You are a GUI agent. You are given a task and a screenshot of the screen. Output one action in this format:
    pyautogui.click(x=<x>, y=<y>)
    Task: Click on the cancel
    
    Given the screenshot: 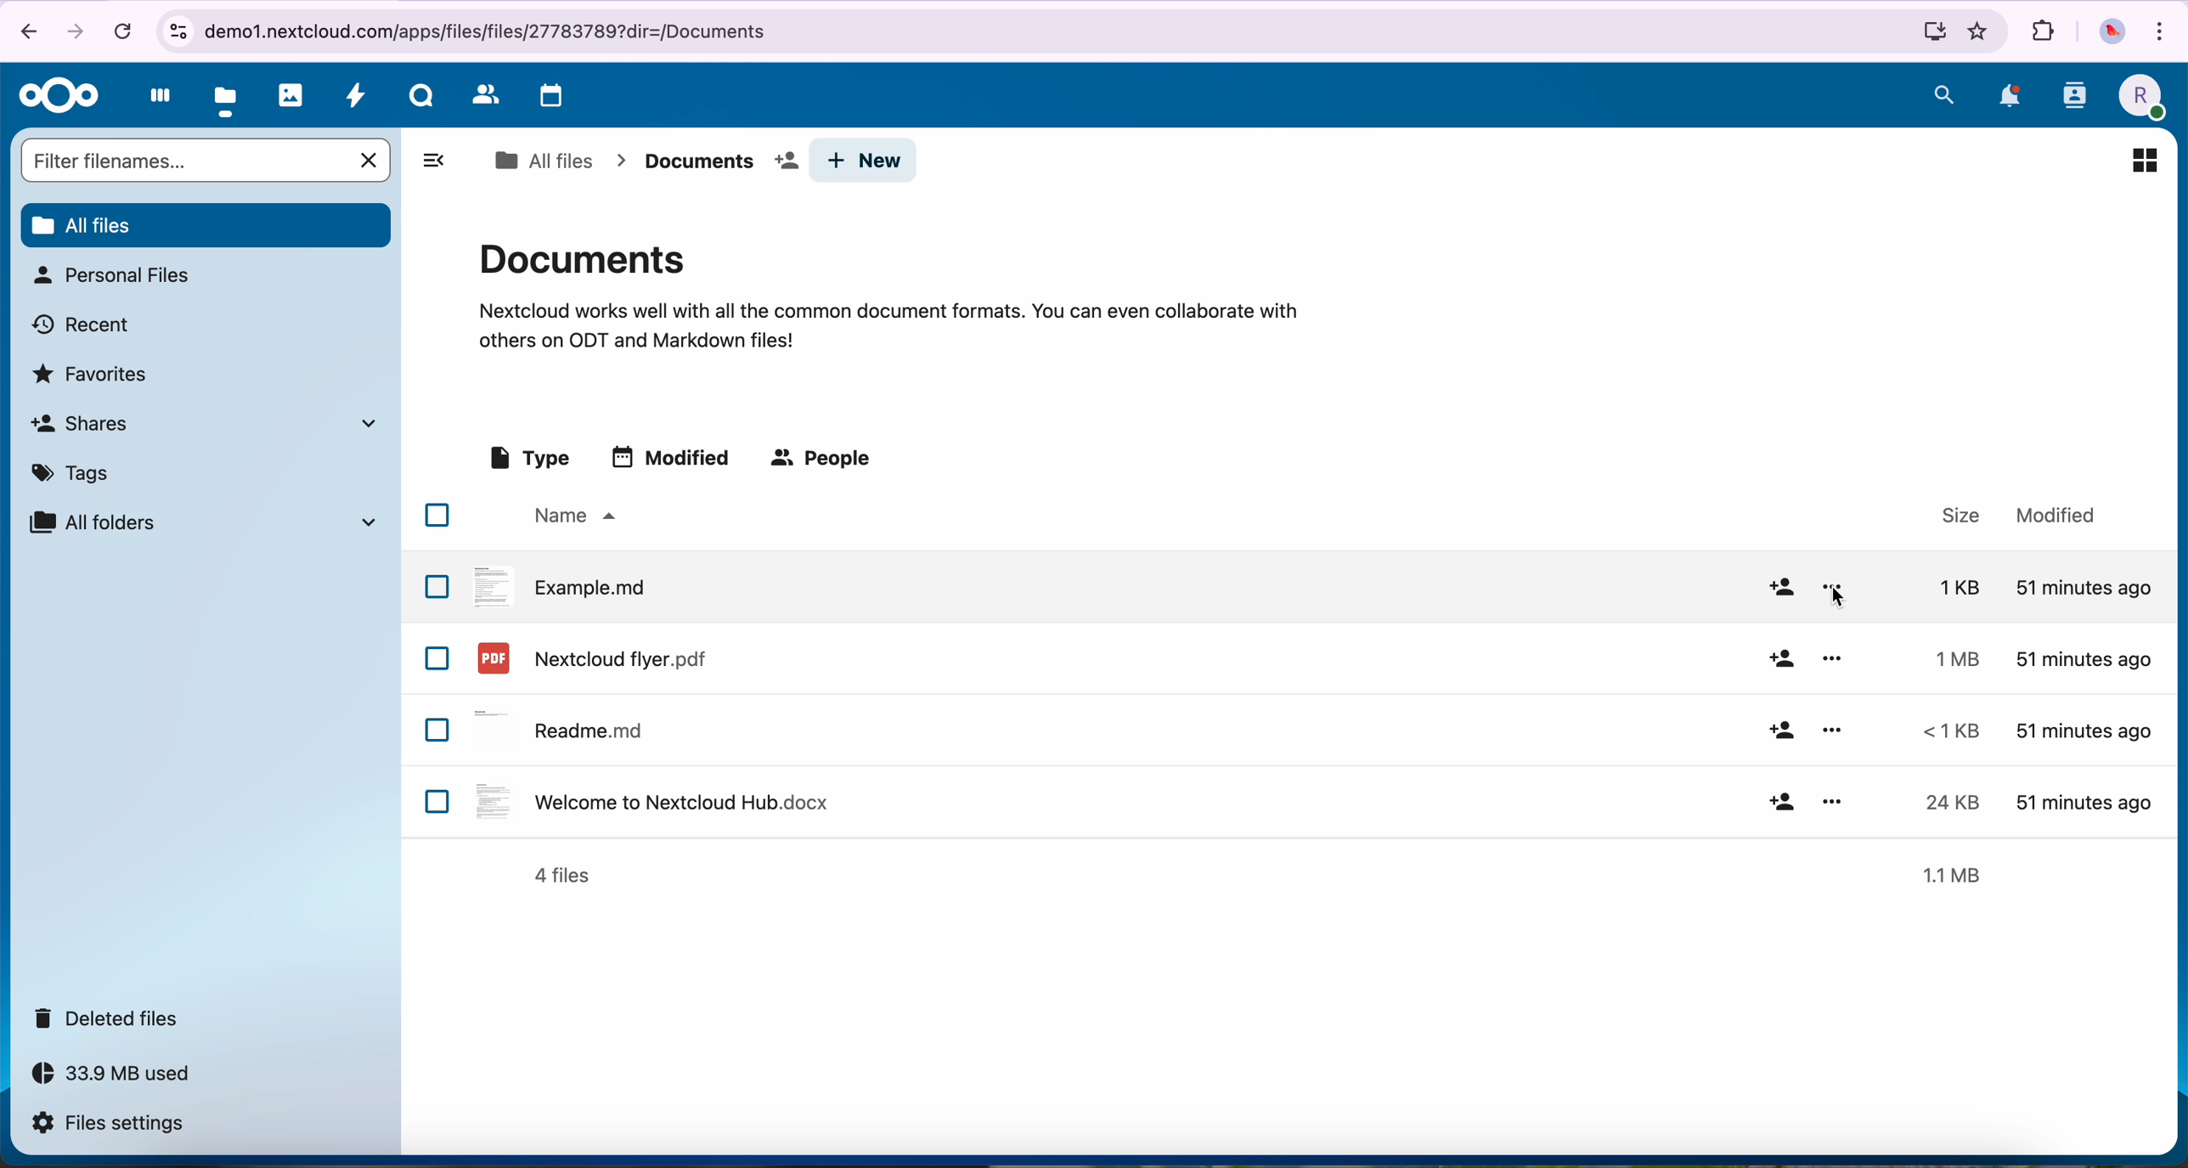 What is the action you would take?
    pyautogui.click(x=121, y=31)
    